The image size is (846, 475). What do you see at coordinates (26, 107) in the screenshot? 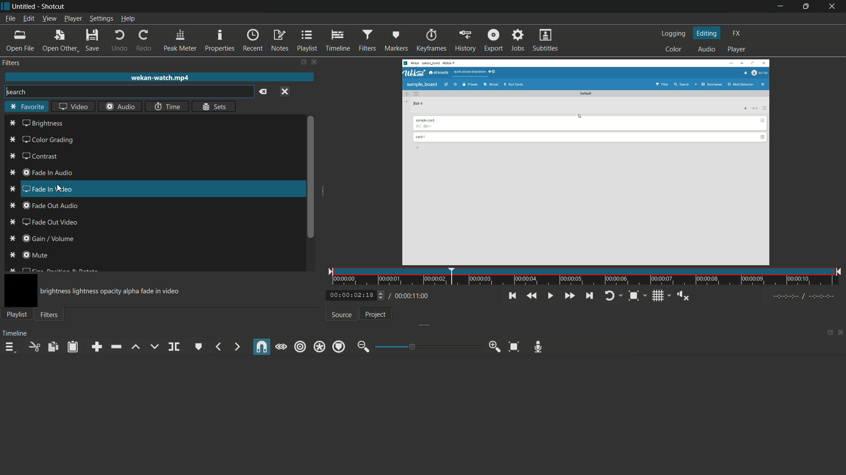
I see `favorite` at bounding box center [26, 107].